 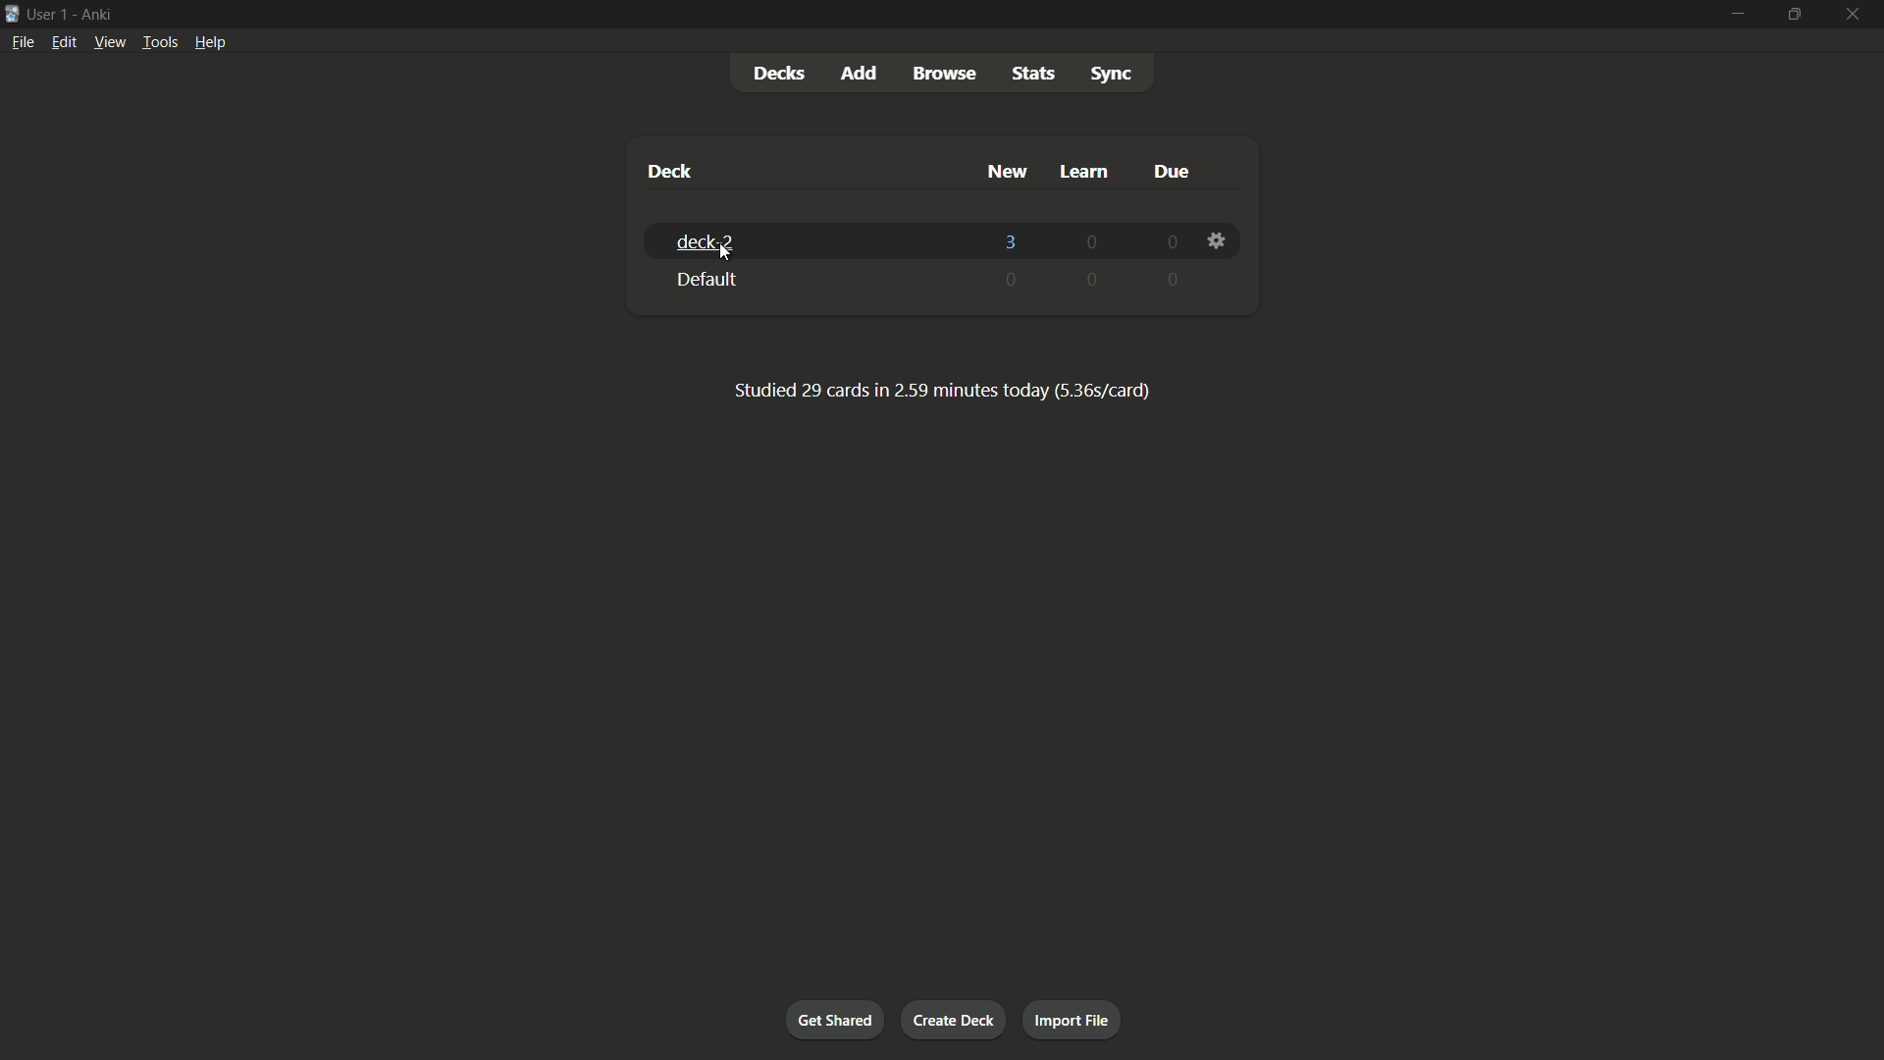 What do you see at coordinates (1170, 241) in the screenshot?
I see `0` at bounding box center [1170, 241].